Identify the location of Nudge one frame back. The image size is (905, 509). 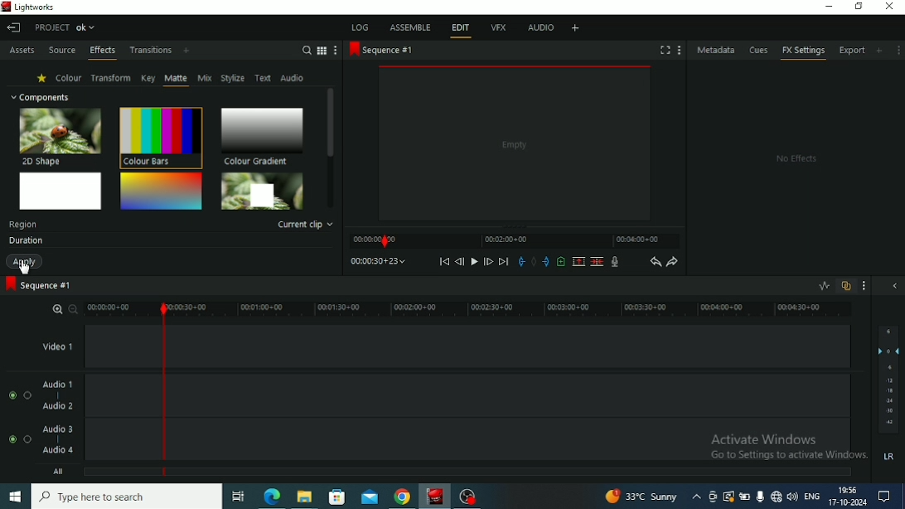
(460, 262).